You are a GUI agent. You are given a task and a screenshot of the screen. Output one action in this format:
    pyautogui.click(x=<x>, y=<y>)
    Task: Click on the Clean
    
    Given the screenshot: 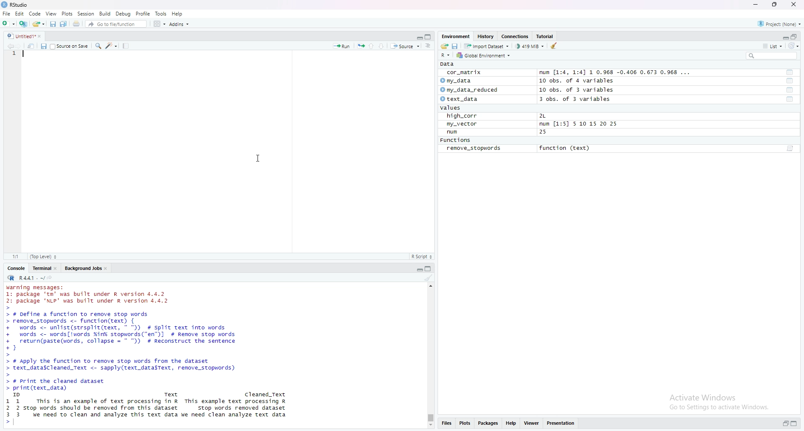 What is the action you would take?
    pyautogui.click(x=429, y=279)
    